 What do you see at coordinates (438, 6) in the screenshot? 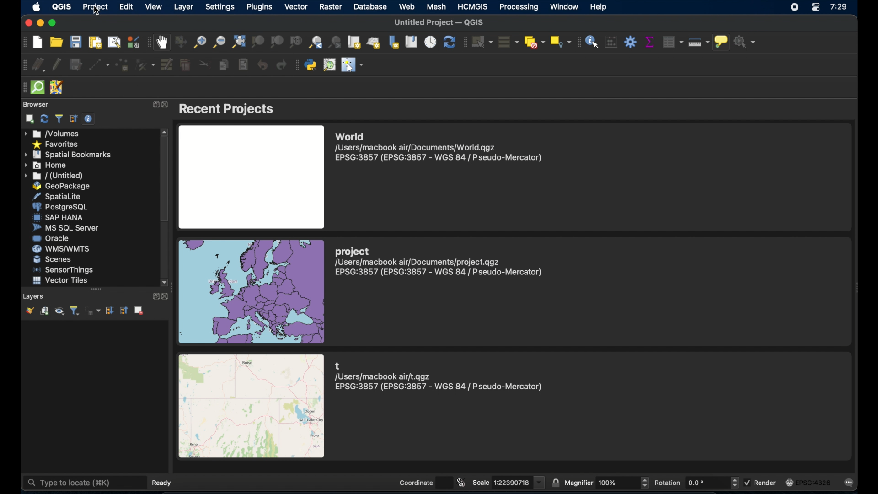
I see `mesh` at bounding box center [438, 6].